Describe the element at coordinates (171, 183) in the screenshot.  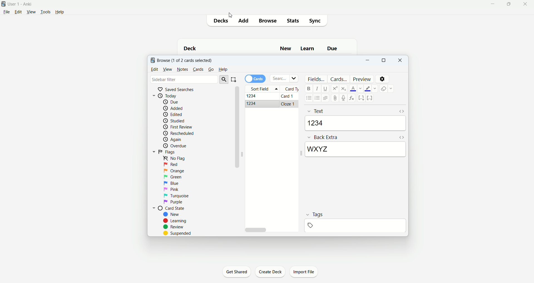
I see `blue` at that location.